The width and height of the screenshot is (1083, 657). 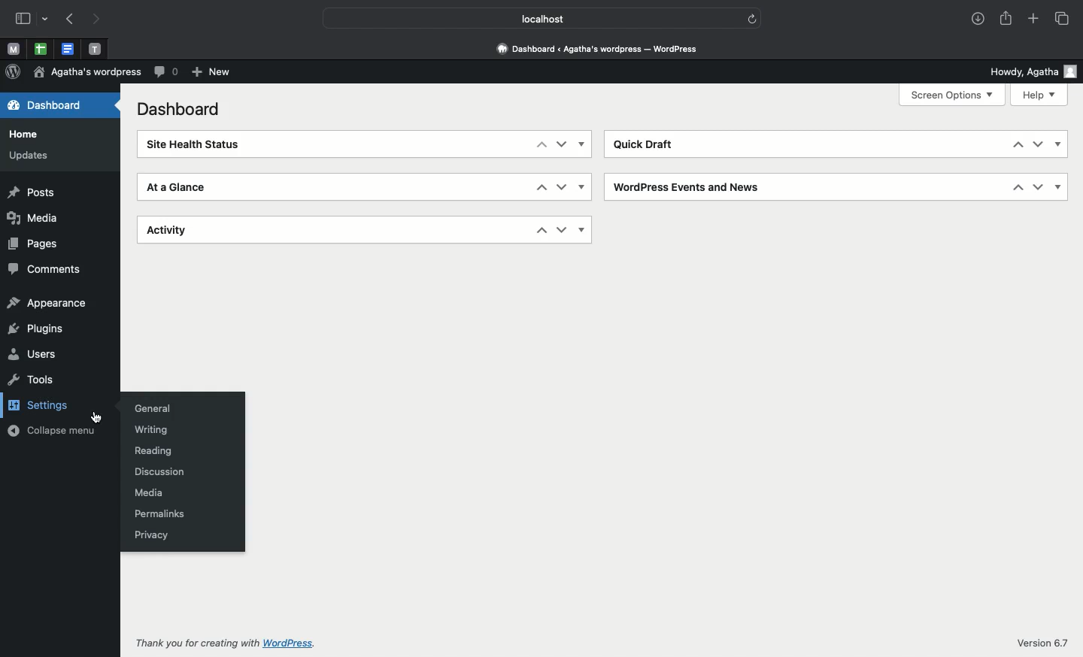 I want to click on New, so click(x=214, y=73).